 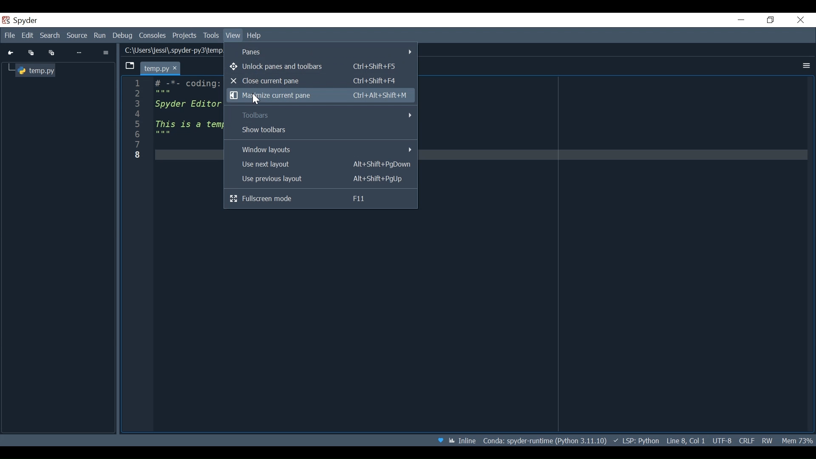 What do you see at coordinates (439, 440) in the screenshot?
I see `Help Spyder` at bounding box center [439, 440].